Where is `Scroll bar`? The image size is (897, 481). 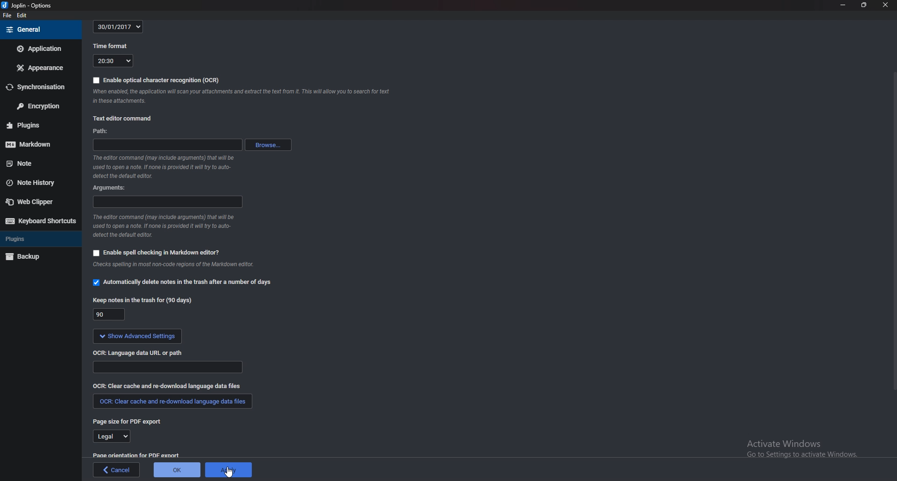
Scroll bar is located at coordinates (893, 233).